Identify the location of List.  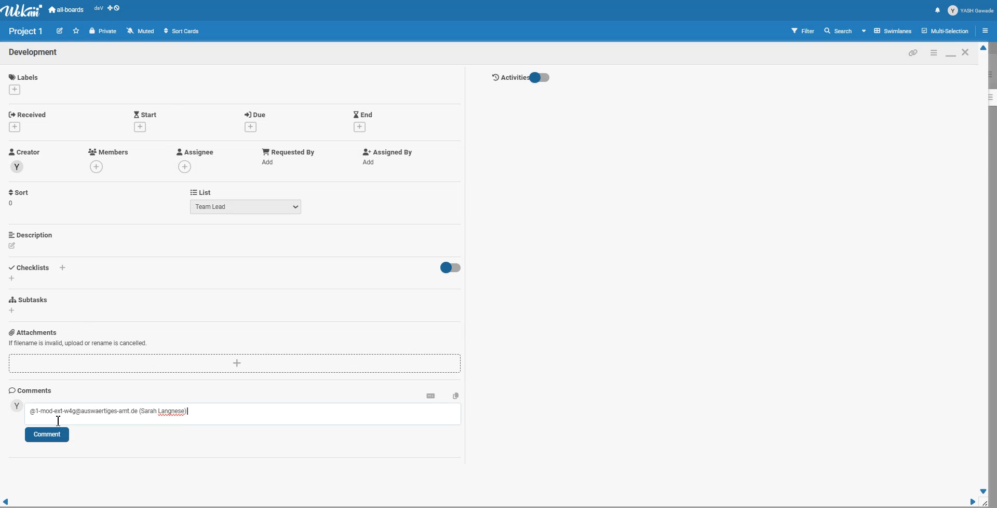
(200, 192).